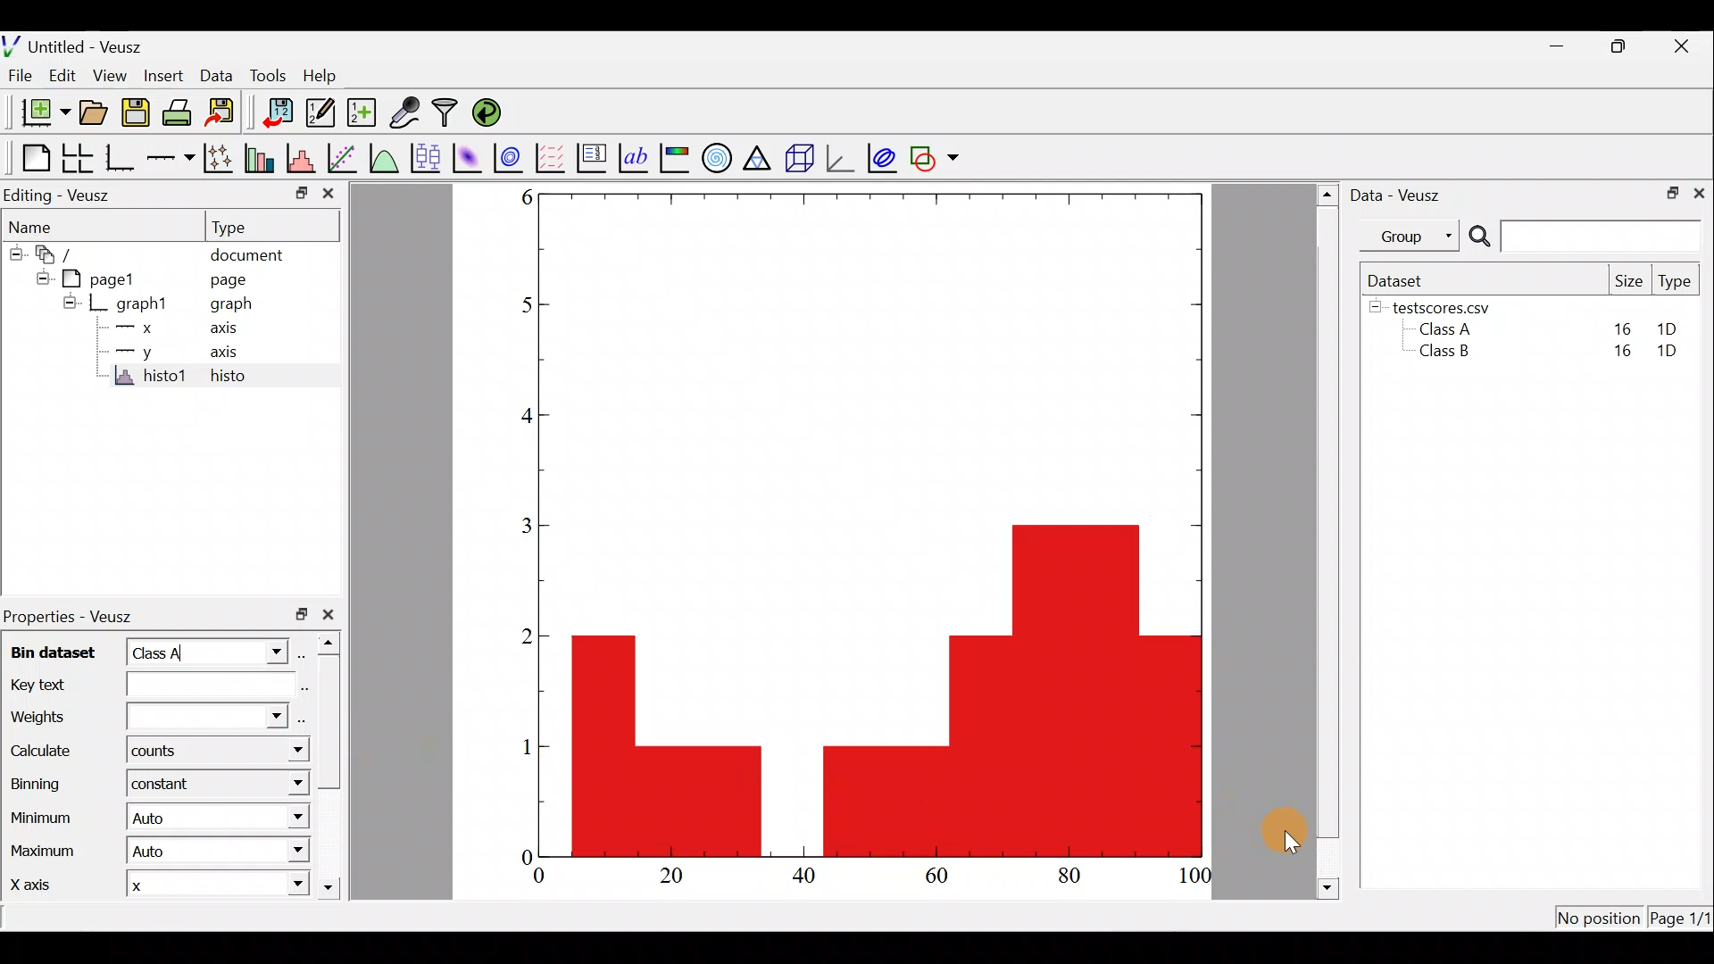  Describe the element at coordinates (139, 687) in the screenshot. I see `Key text` at that location.